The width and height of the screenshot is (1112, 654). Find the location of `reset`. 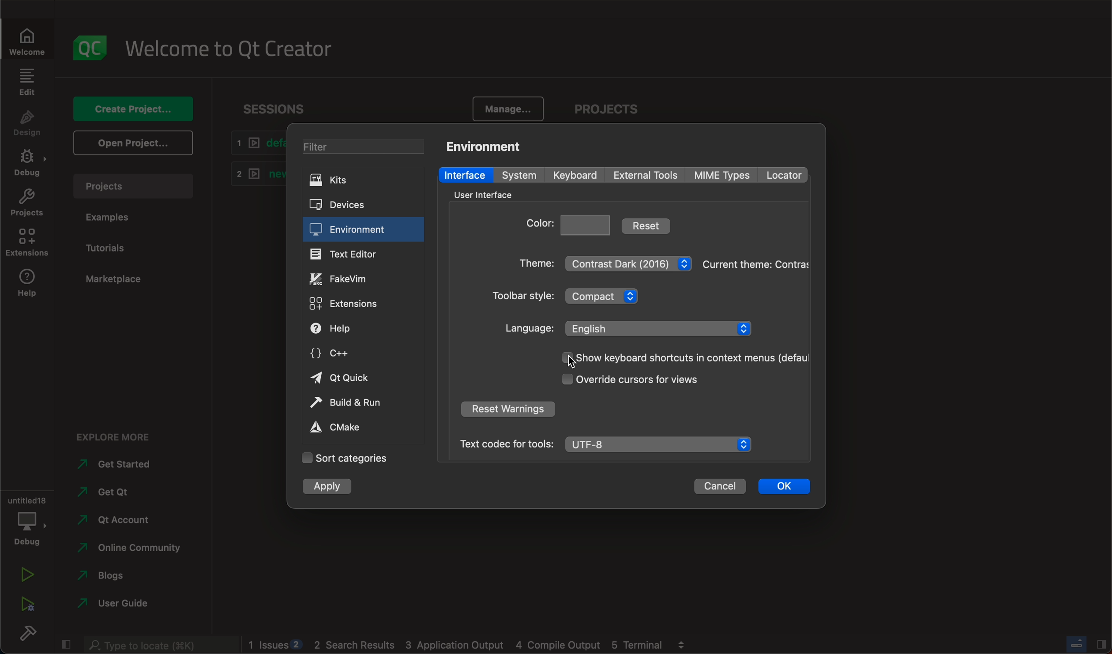

reset is located at coordinates (649, 225).